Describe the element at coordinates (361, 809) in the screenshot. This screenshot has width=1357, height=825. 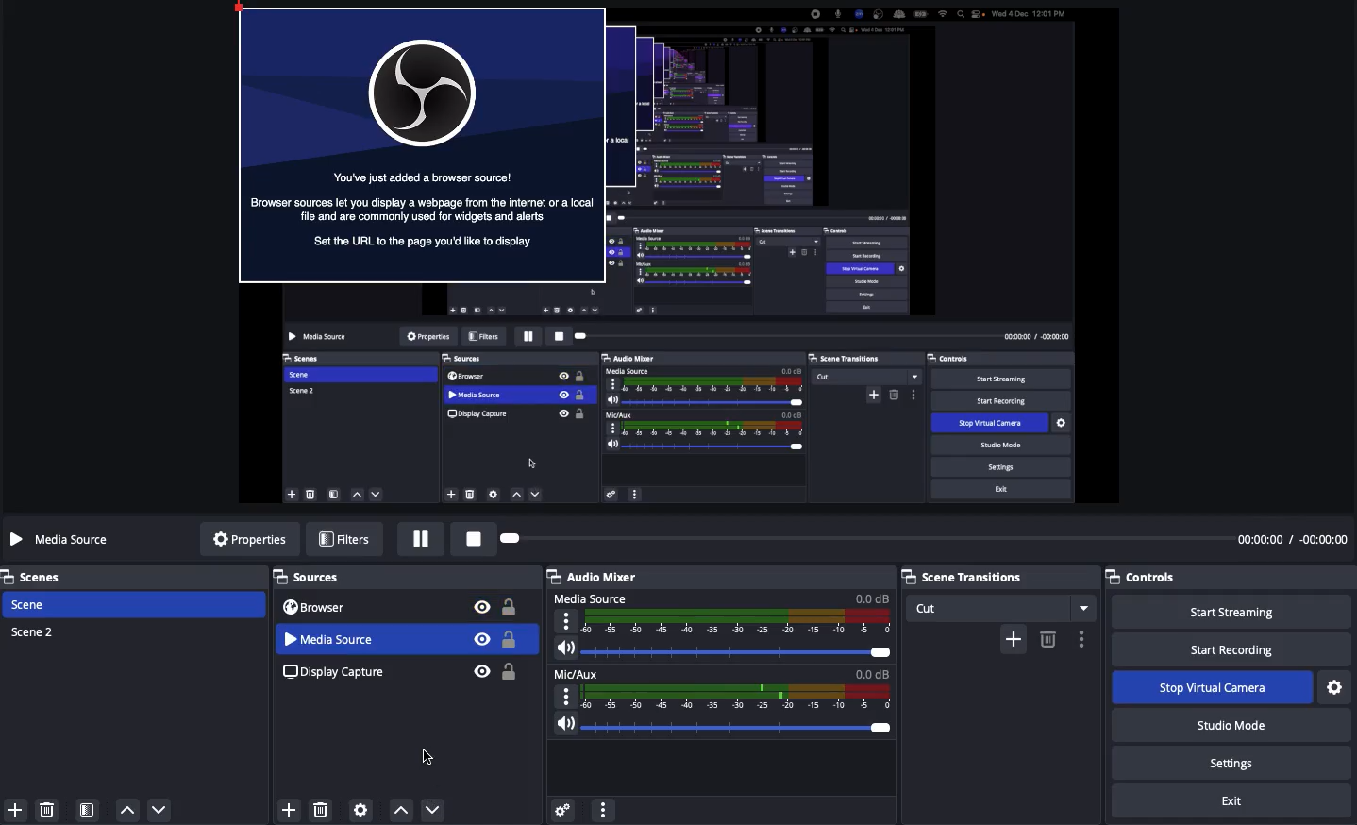
I see `Sources preferences` at that location.